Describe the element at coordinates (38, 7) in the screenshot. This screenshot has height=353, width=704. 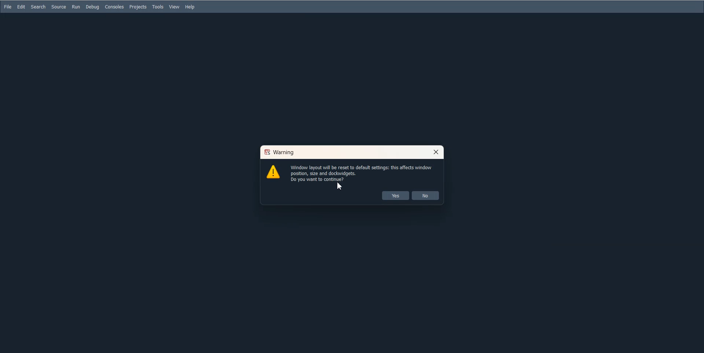
I see `Search` at that location.